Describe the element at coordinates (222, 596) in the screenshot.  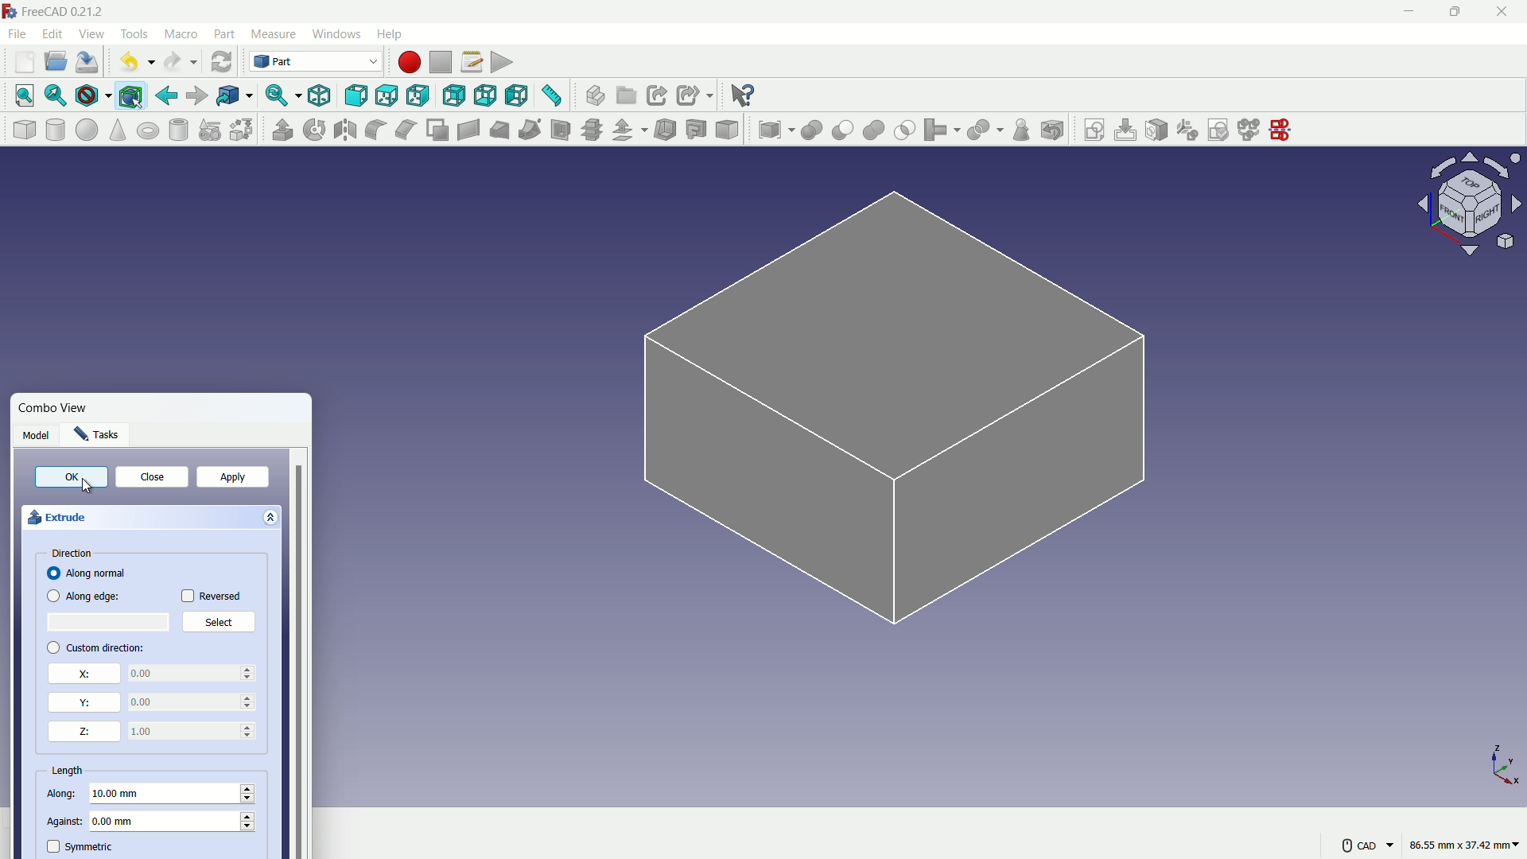
I see `Reversed` at that location.